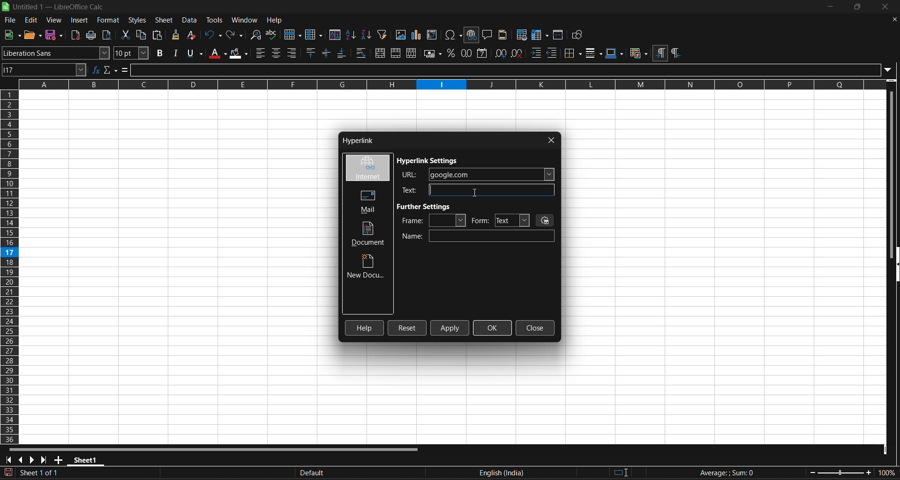  What do you see at coordinates (44, 460) in the screenshot?
I see `scroll to last sheet ` at bounding box center [44, 460].